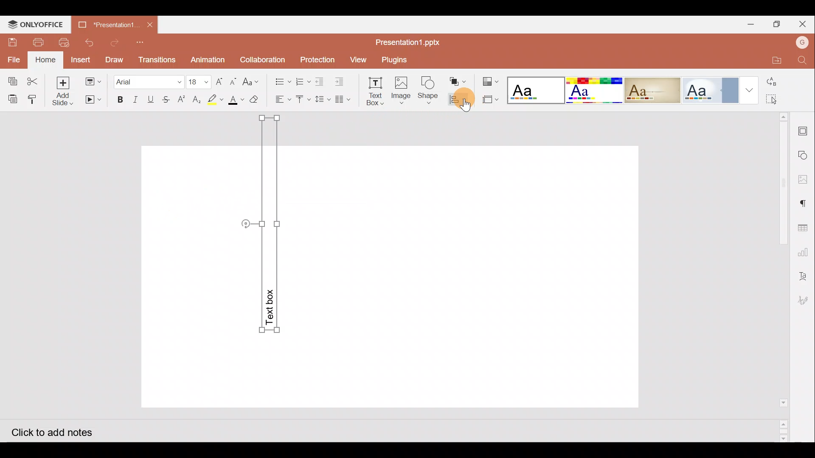 This screenshot has height=458, width=815. What do you see at coordinates (321, 81) in the screenshot?
I see `Decrease indent` at bounding box center [321, 81].